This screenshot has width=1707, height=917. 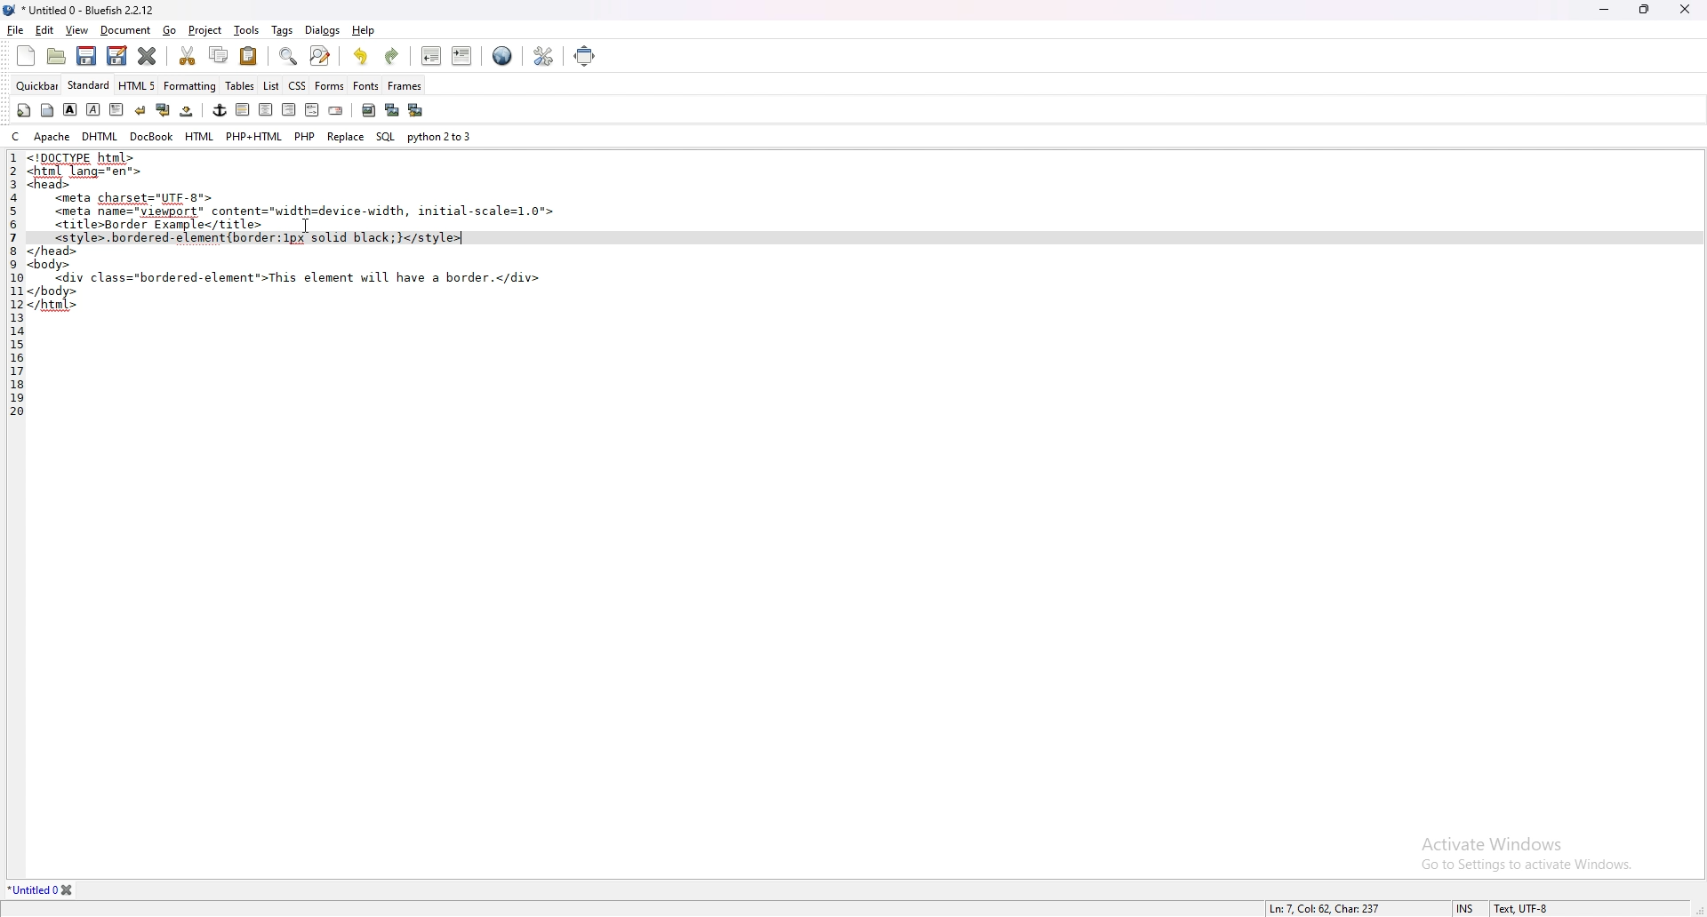 What do you see at coordinates (441, 135) in the screenshot?
I see `python 2 to 3` at bounding box center [441, 135].